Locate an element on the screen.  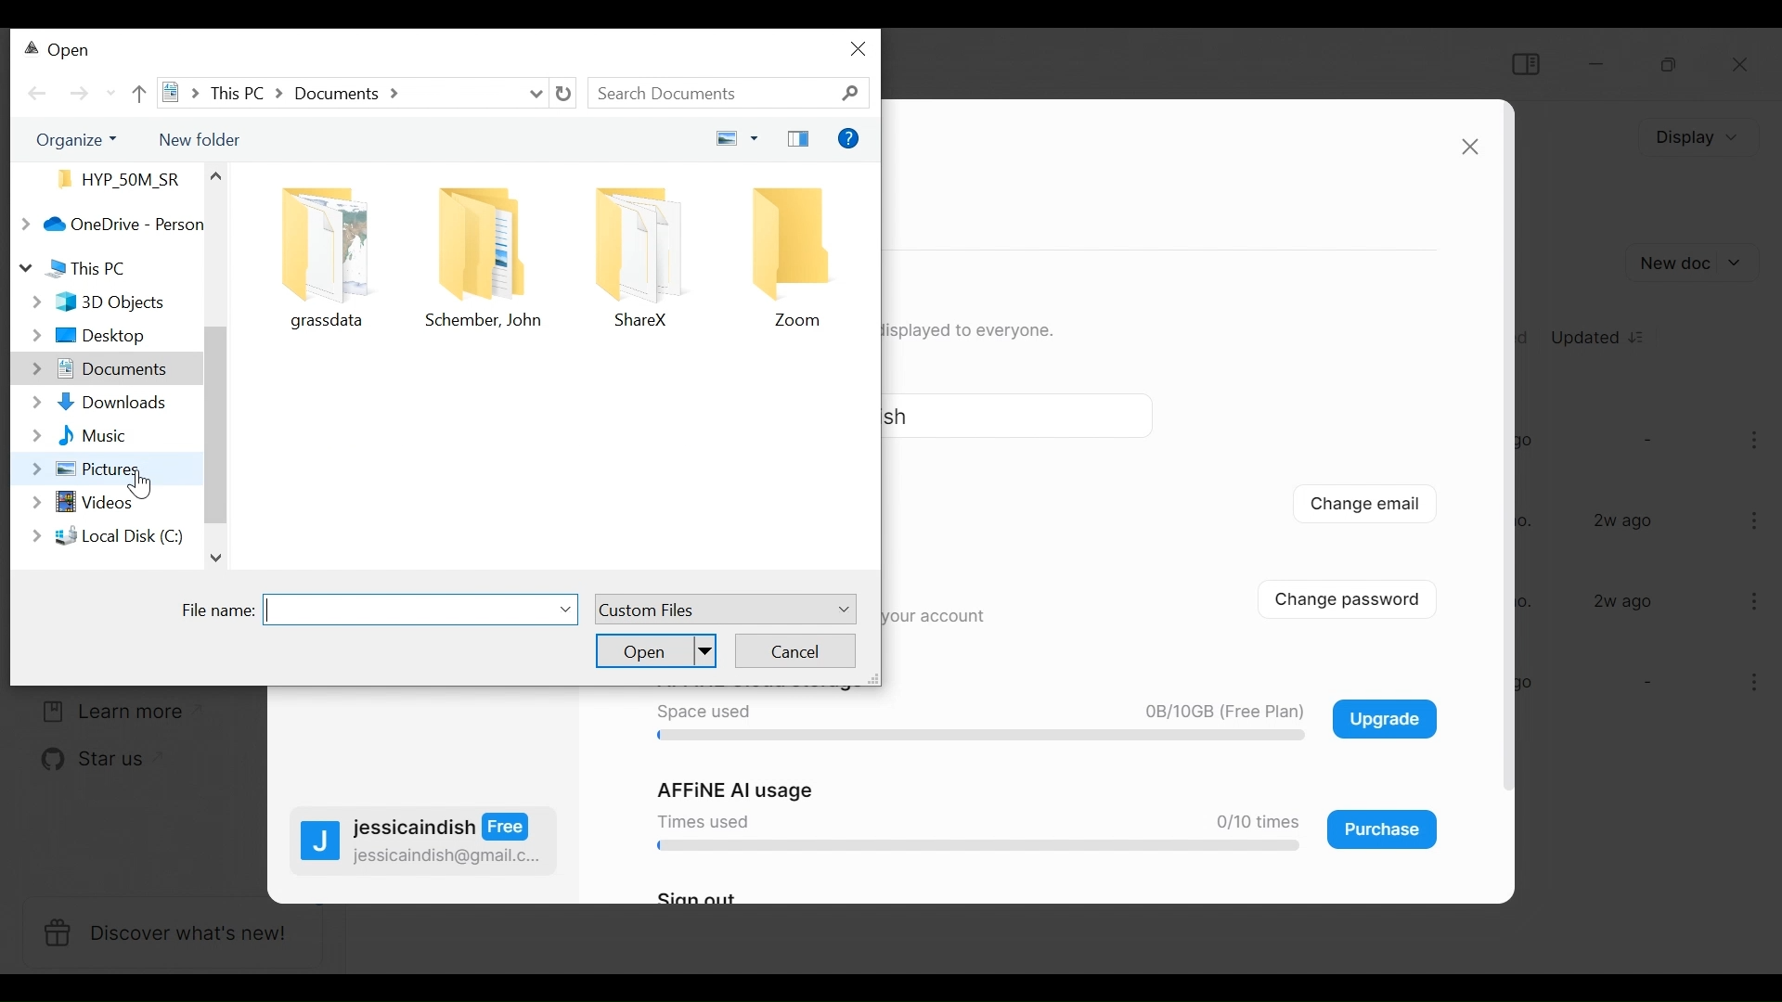
2w ago is located at coordinates (1626, 521).